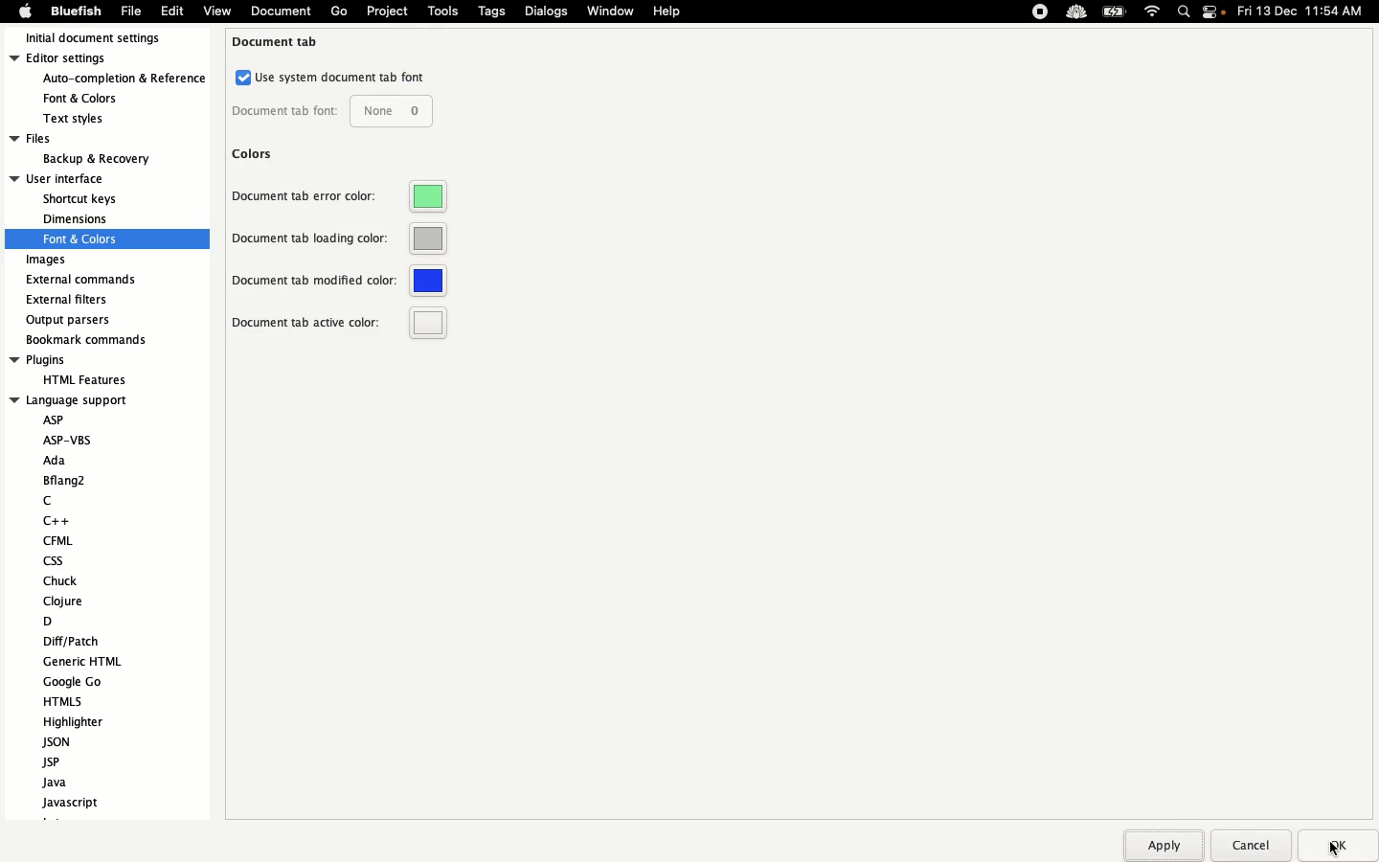 Image resolution: width=1379 pixels, height=862 pixels. What do you see at coordinates (102, 39) in the screenshot?
I see `Initial document settings` at bounding box center [102, 39].